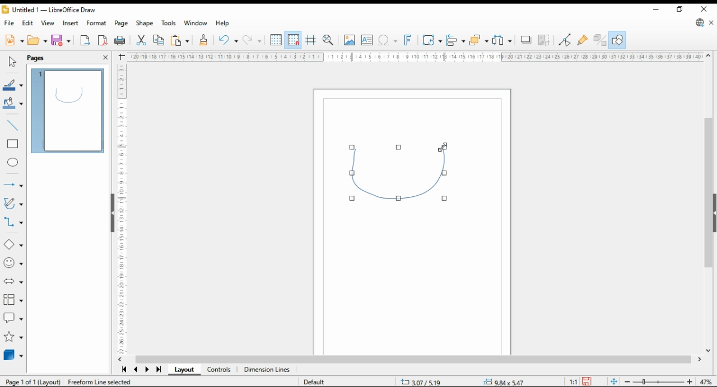 The height and width of the screenshot is (387, 717). I want to click on restore, so click(681, 9).